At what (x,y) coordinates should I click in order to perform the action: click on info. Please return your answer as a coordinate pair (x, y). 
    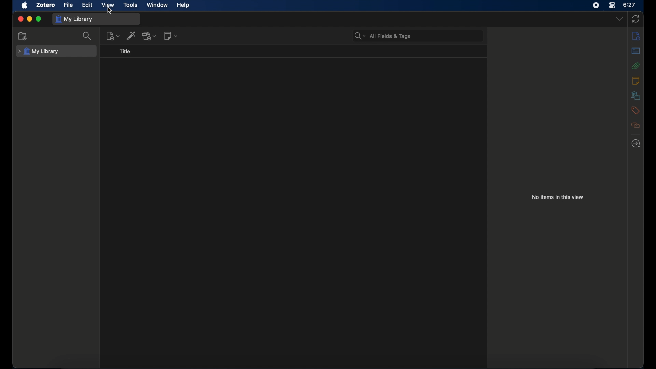
    Looking at the image, I should click on (636, 80).